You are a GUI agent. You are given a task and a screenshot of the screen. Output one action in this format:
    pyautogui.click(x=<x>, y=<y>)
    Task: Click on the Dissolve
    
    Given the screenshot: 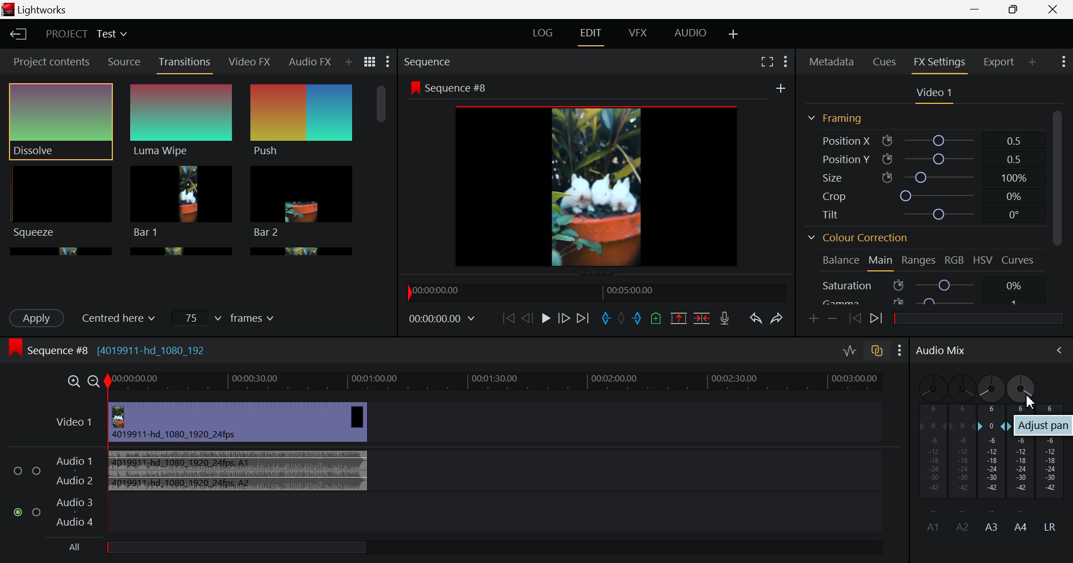 What is the action you would take?
    pyautogui.click(x=60, y=122)
    